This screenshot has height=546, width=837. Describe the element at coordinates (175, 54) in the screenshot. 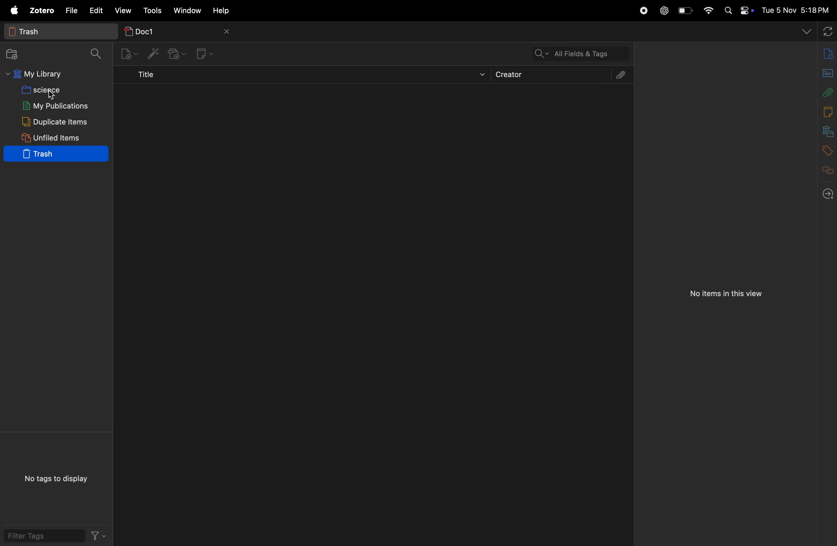

I see `add file` at that location.